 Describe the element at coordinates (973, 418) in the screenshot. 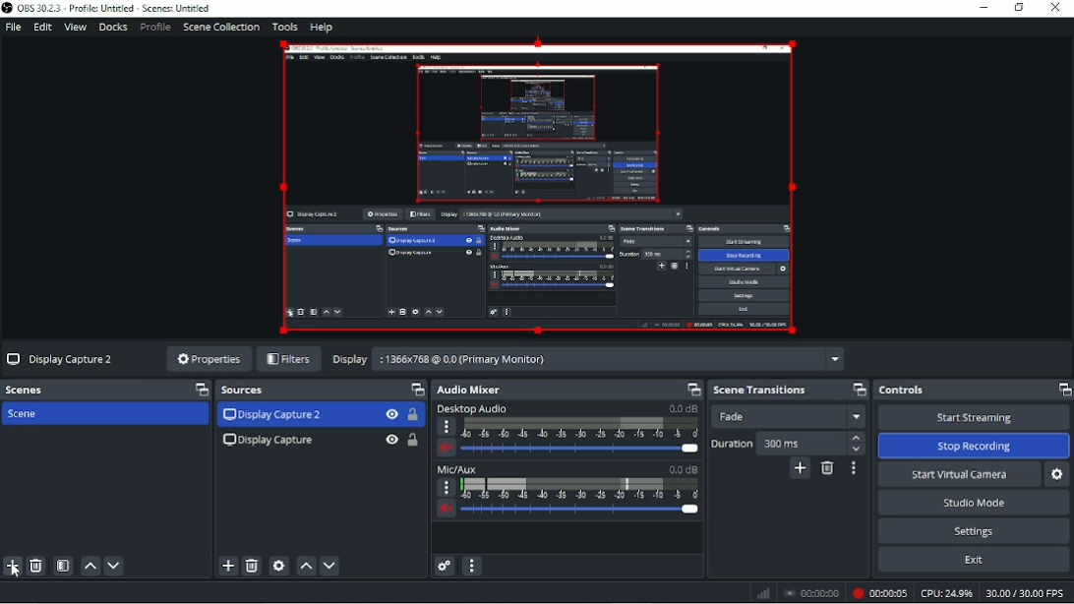

I see `Start Streaming` at that location.